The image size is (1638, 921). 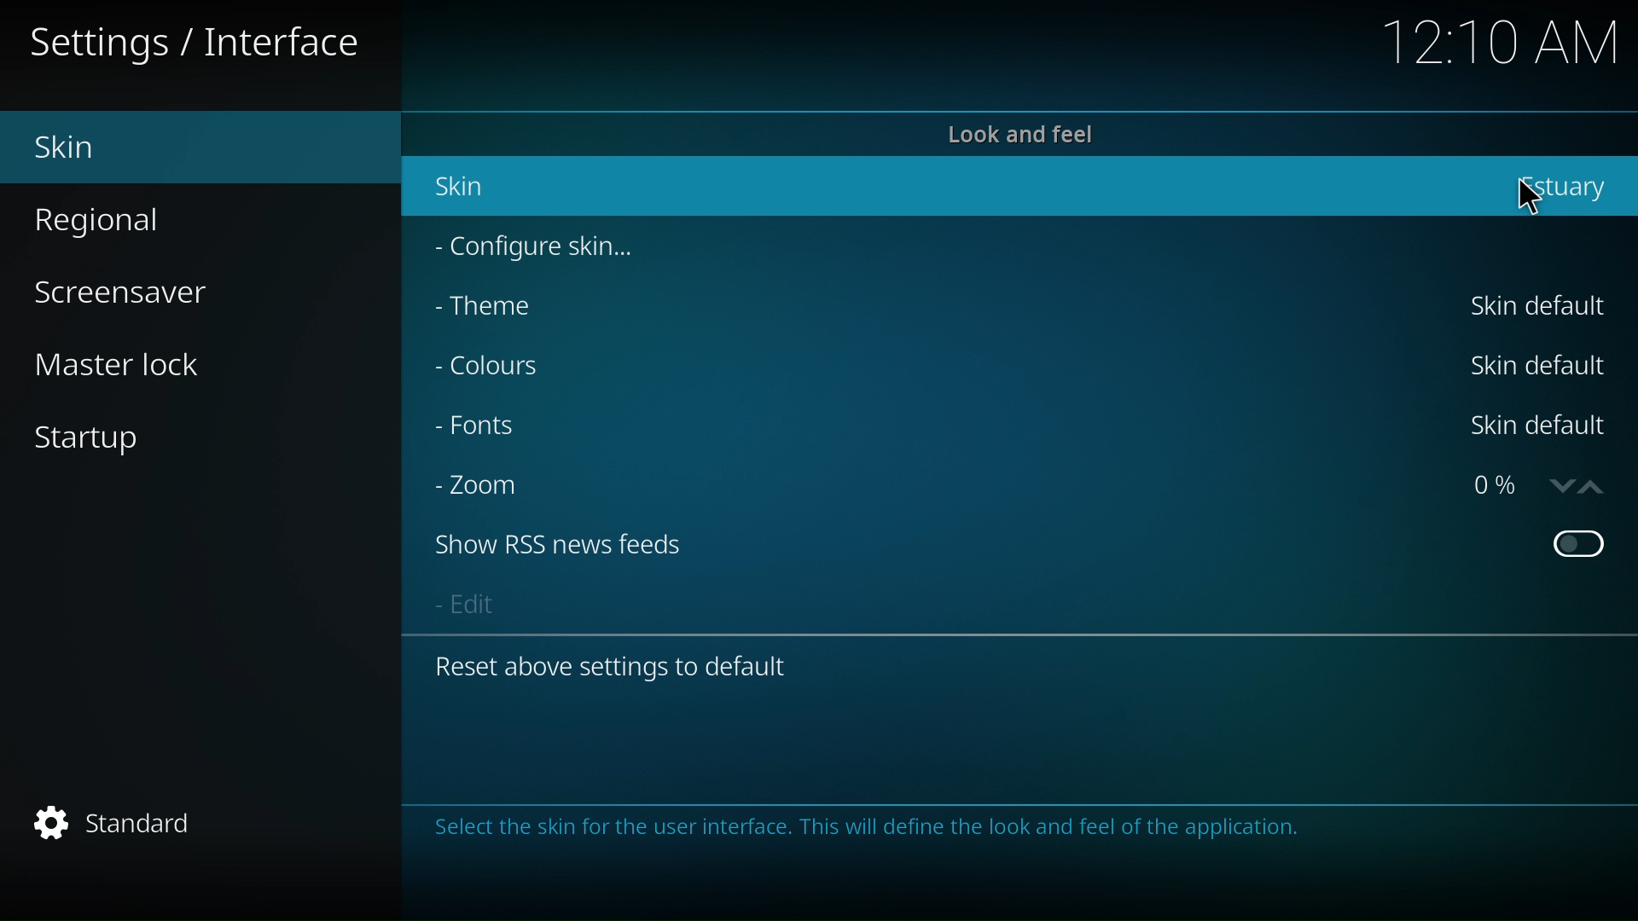 I want to click on theme, so click(x=480, y=310).